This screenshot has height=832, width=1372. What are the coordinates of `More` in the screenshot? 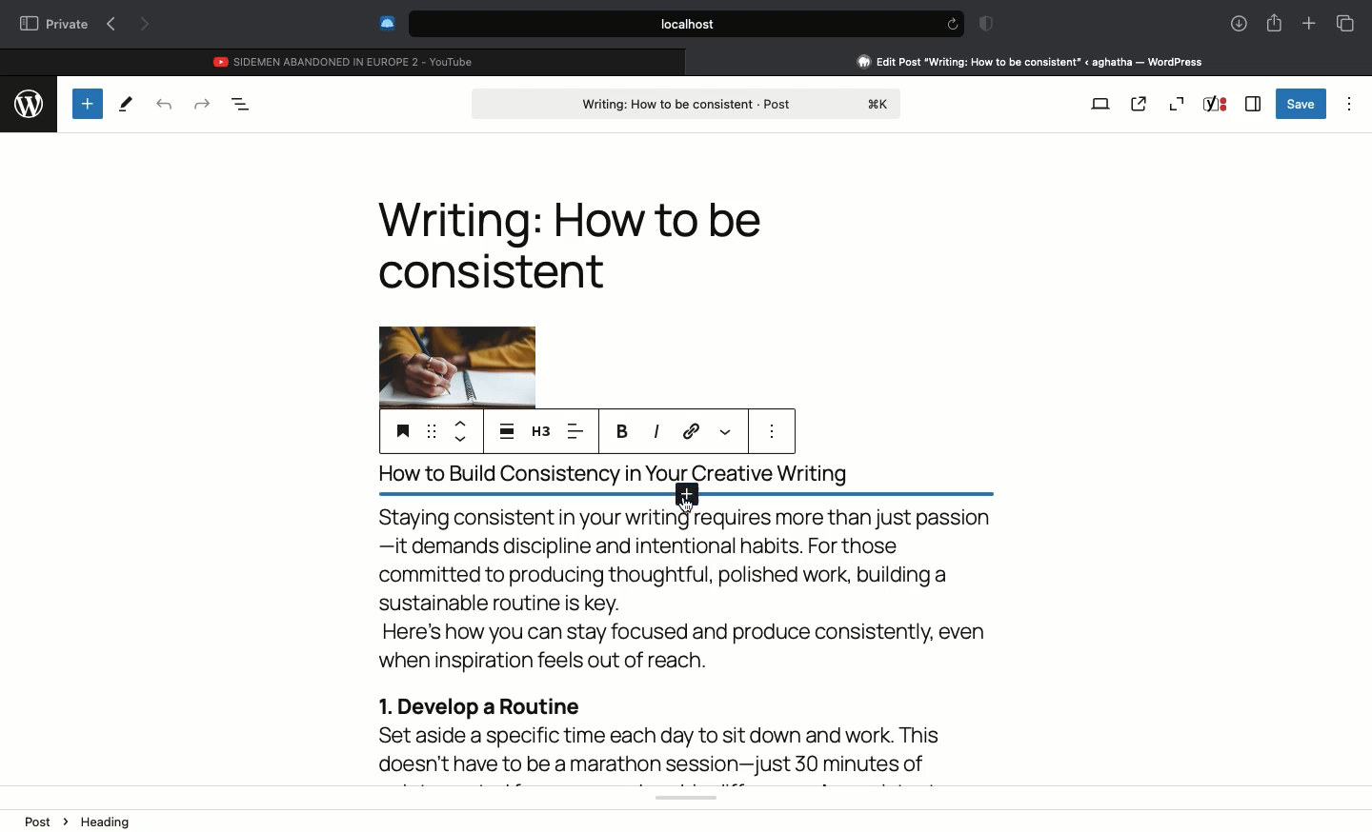 It's located at (727, 431).